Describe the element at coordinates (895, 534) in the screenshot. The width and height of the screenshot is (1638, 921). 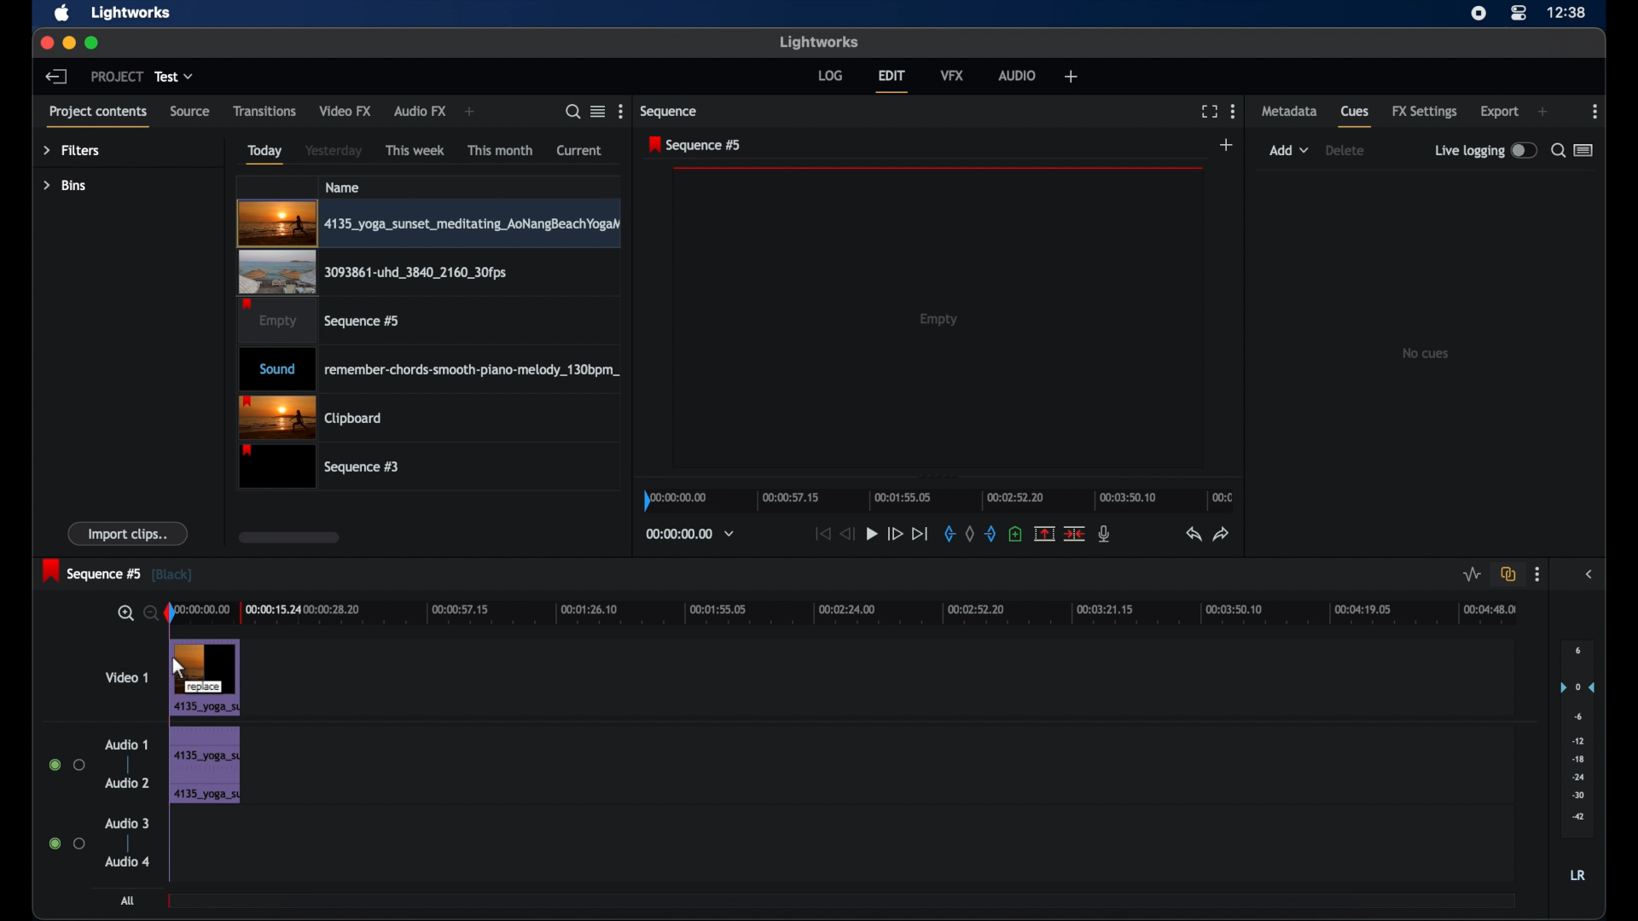
I see `fast forward` at that location.